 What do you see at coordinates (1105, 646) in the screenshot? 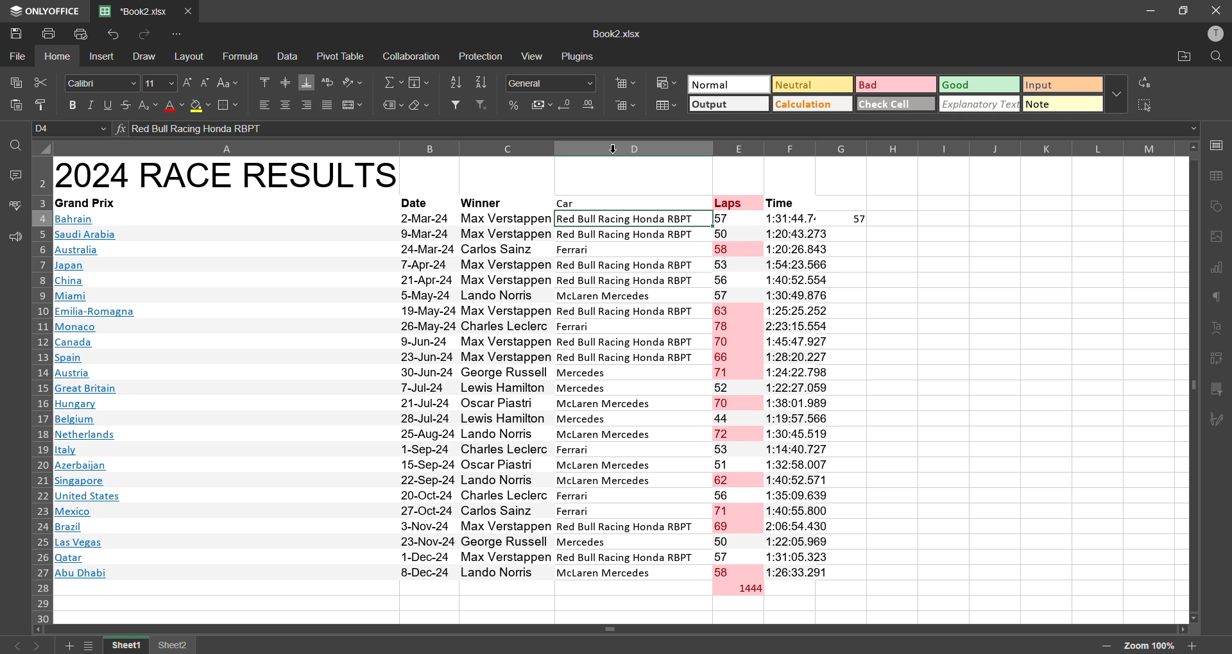
I see `zoom in` at bounding box center [1105, 646].